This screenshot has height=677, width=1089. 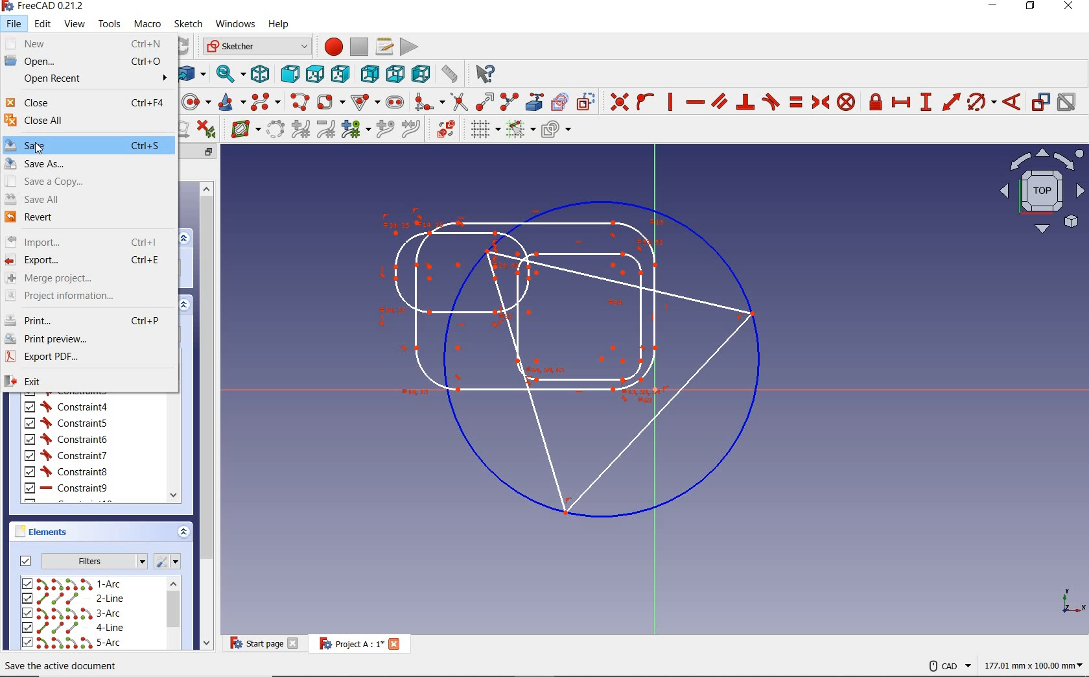 What do you see at coordinates (192, 75) in the screenshot?
I see `go to linked object` at bounding box center [192, 75].